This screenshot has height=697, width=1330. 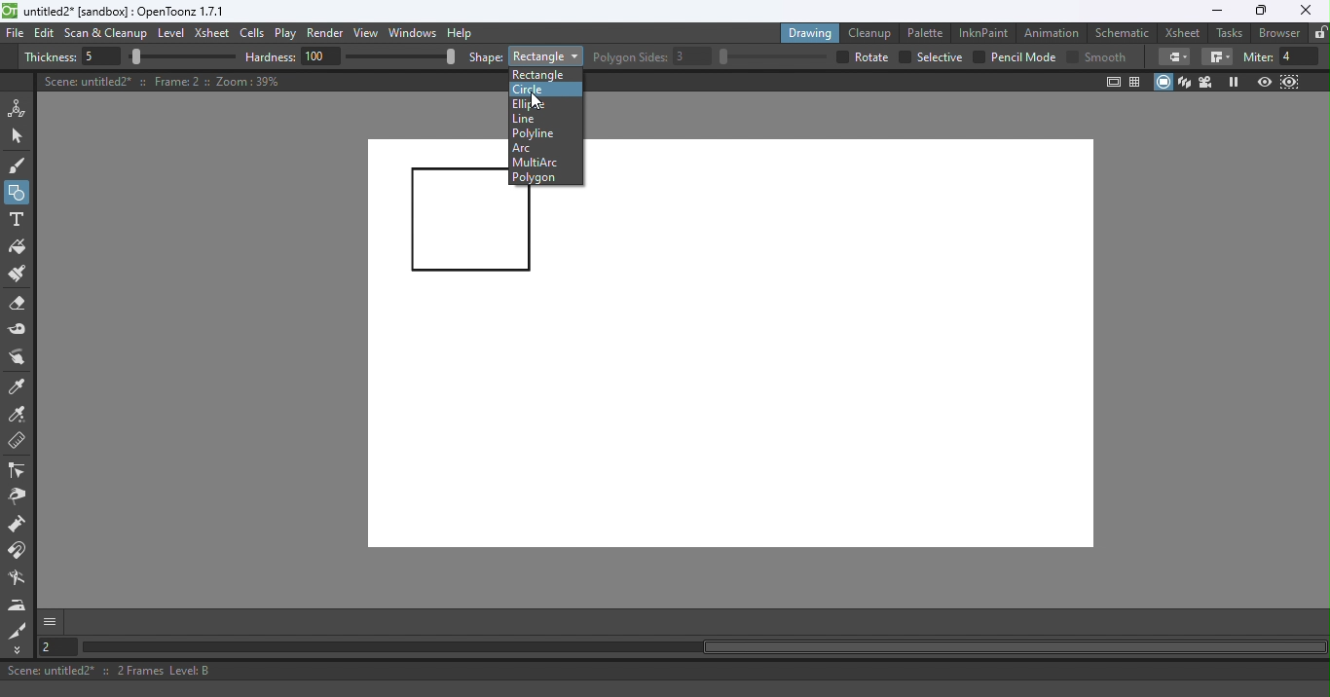 What do you see at coordinates (1257, 56) in the screenshot?
I see `miter` at bounding box center [1257, 56].